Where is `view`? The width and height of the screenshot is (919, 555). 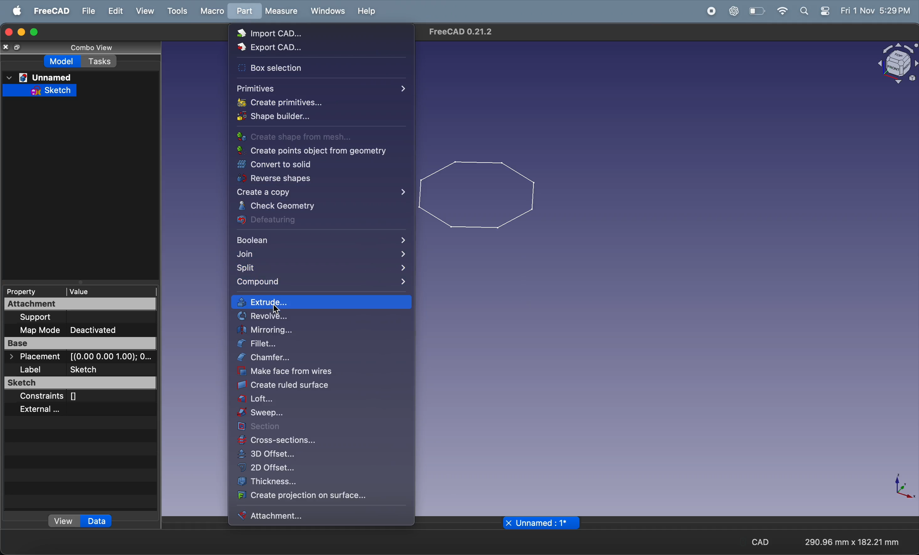 view is located at coordinates (56, 520).